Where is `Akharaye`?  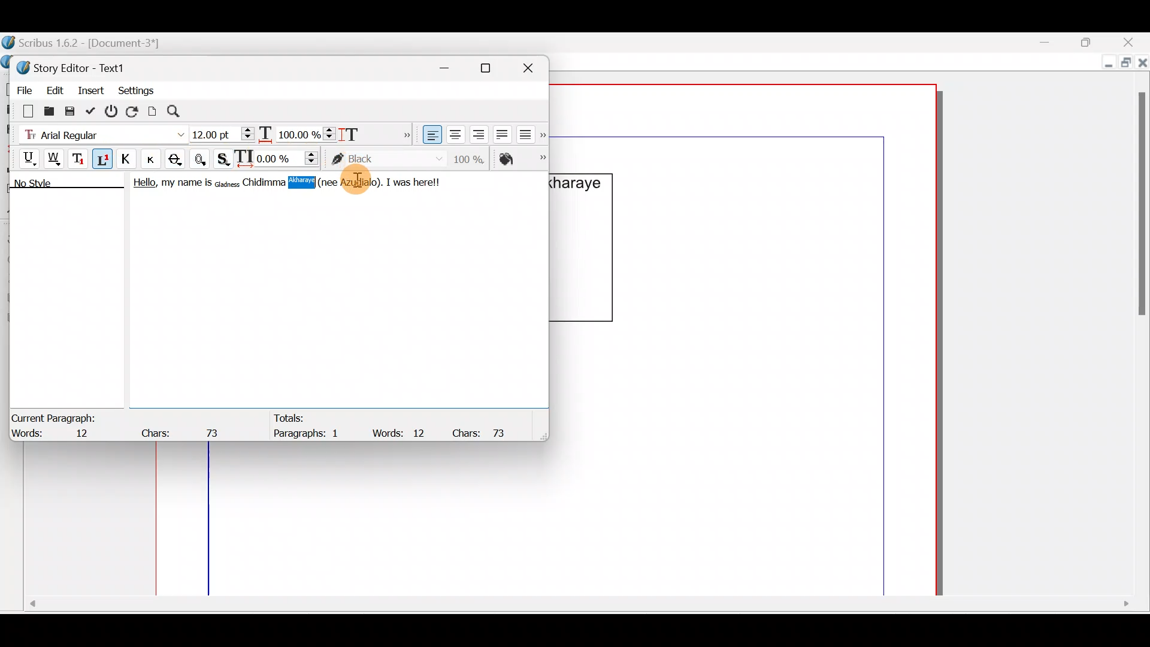 Akharaye is located at coordinates (309, 183).